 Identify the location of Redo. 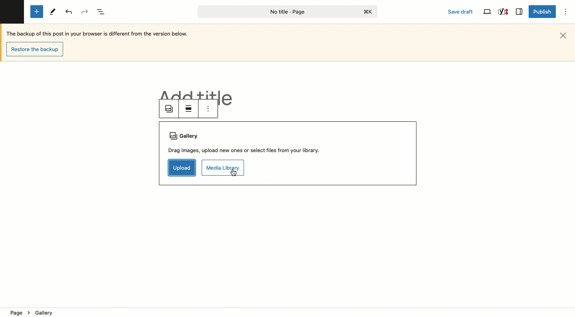
(86, 11).